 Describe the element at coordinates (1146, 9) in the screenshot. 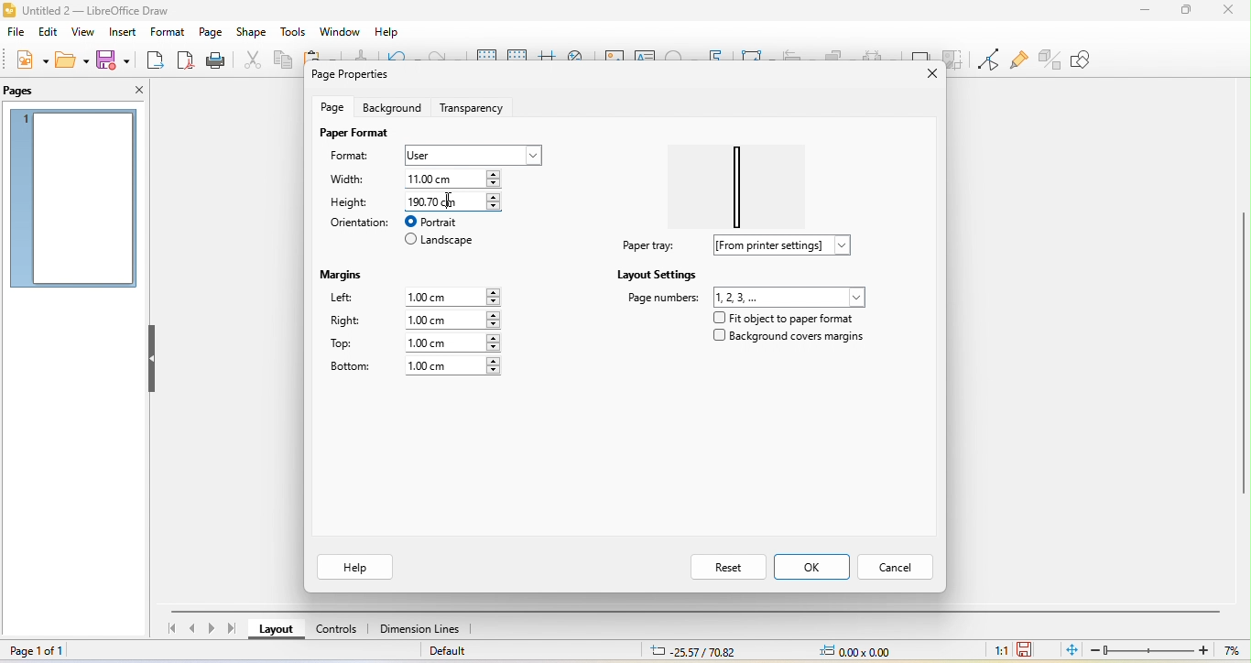

I see `minimize` at that location.